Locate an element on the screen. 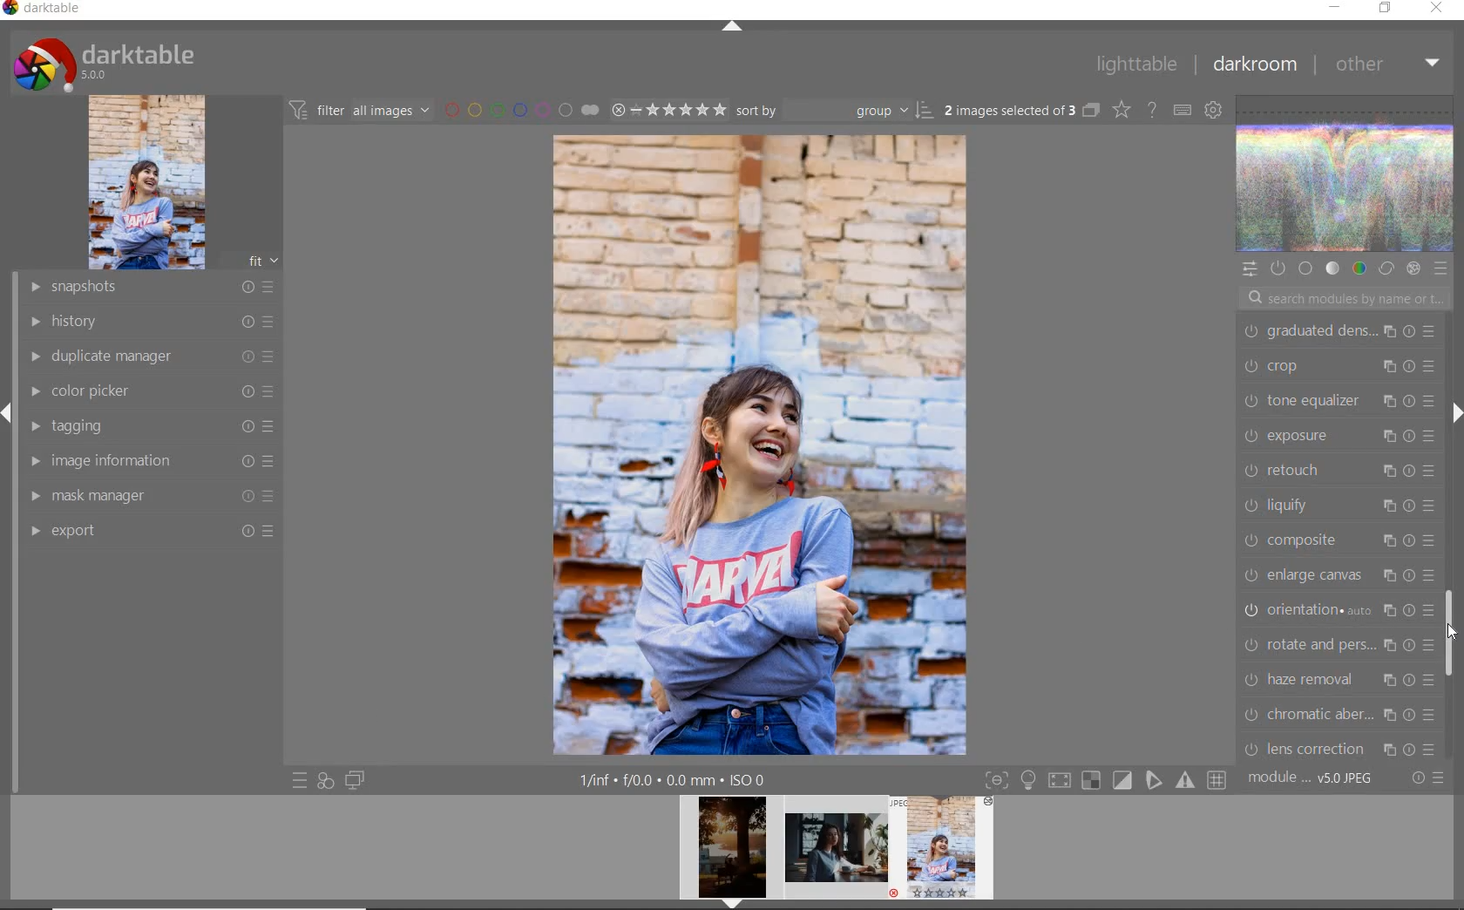 The width and height of the screenshot is (1464, 910). correct is located at coordinates (1386, 269).